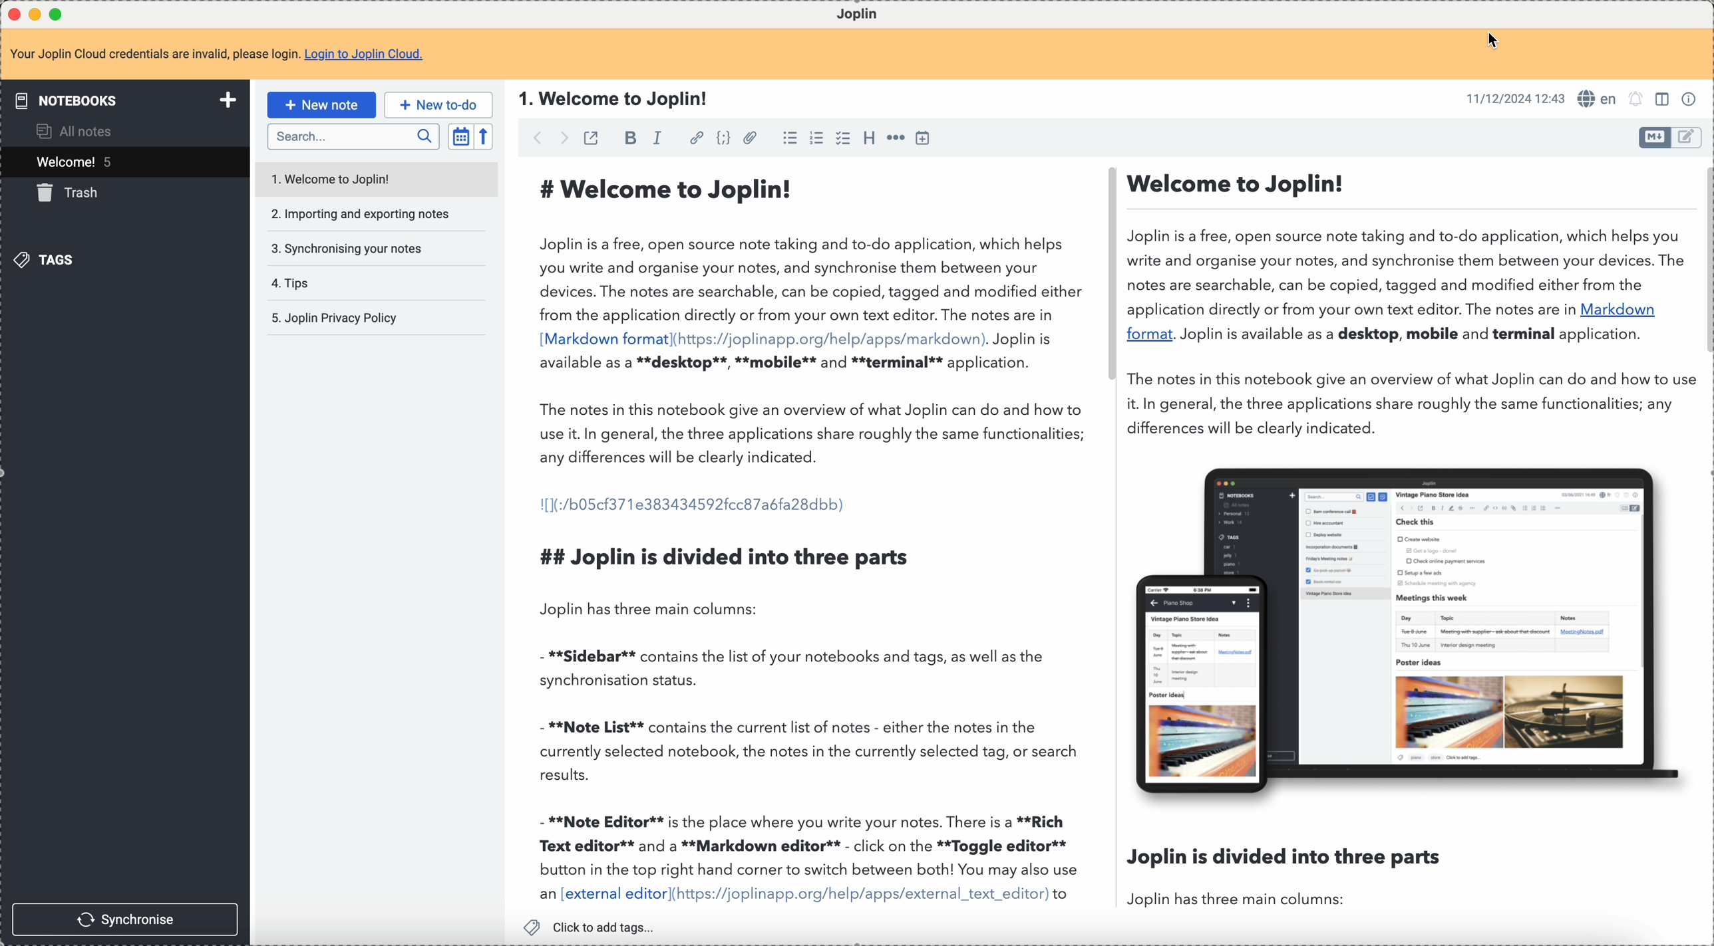  Describe the element at coordinates (697, 137) in the screenshot. I see `hyperlink` at that location.